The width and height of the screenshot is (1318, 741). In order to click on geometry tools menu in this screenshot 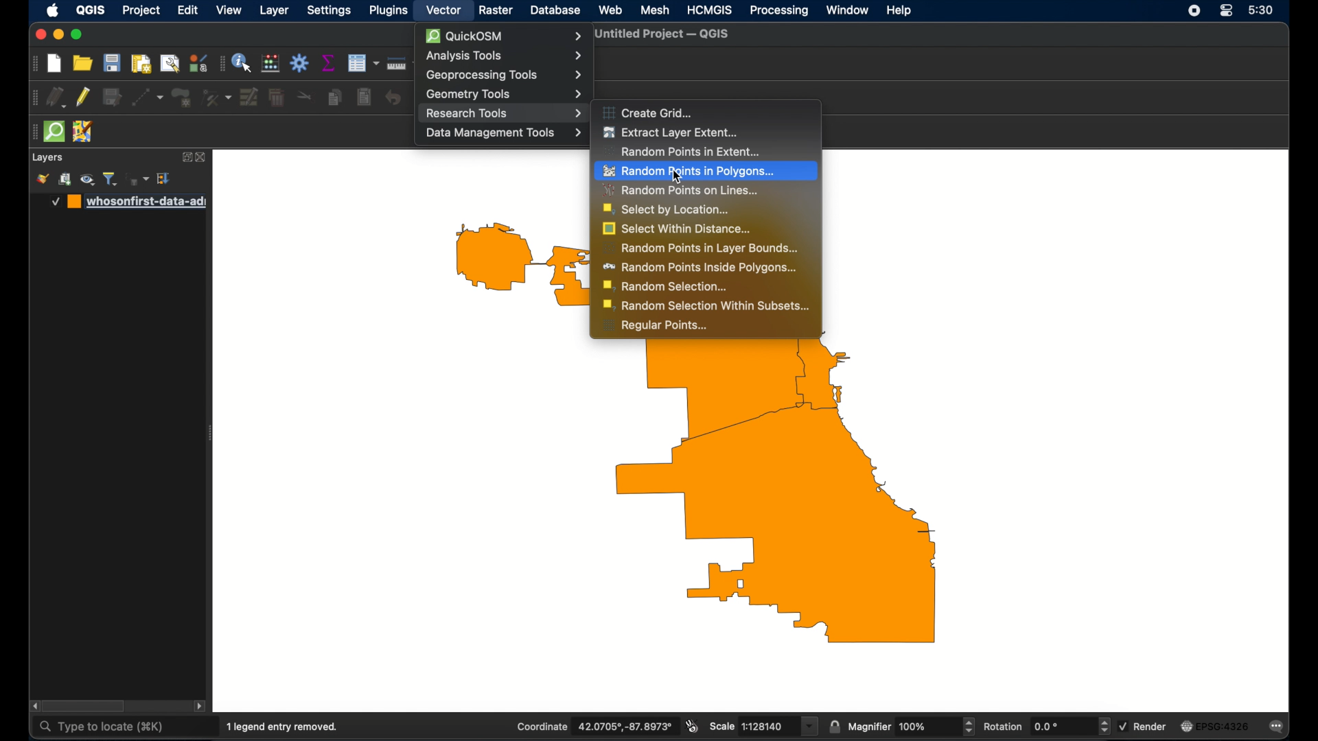, I will do `click(502, 93)`.